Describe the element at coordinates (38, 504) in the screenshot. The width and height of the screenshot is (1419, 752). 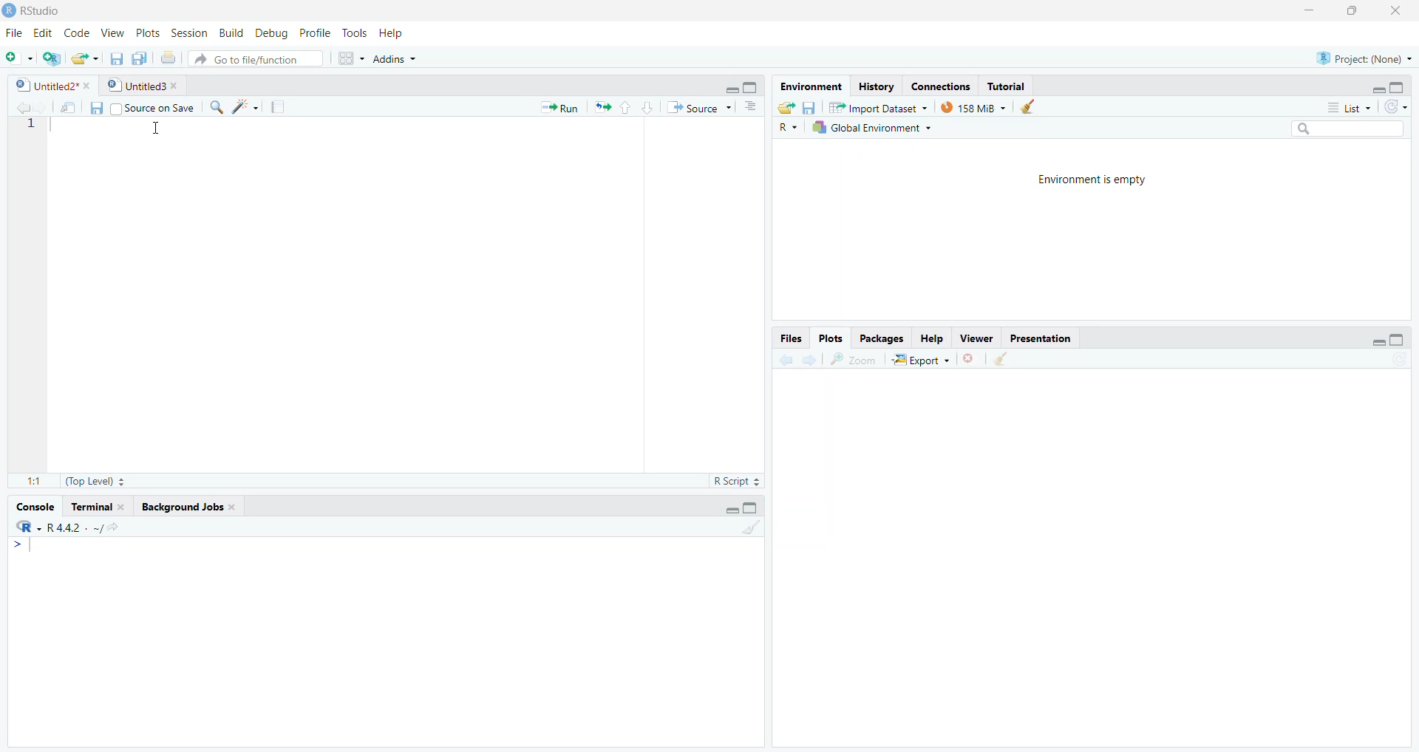
I see `Console` at that location.